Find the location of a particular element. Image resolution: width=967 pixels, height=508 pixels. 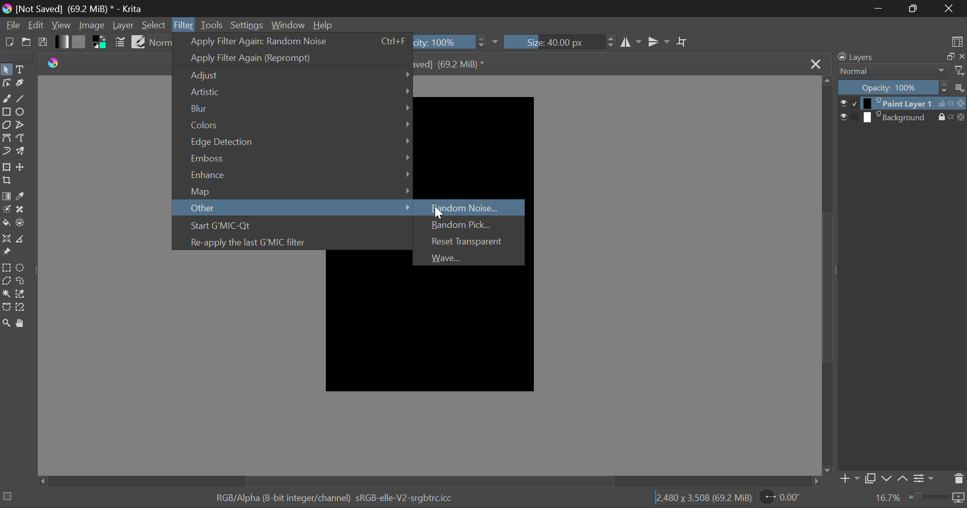

Start GMIC-Qt is located at coordinates (290, 224).